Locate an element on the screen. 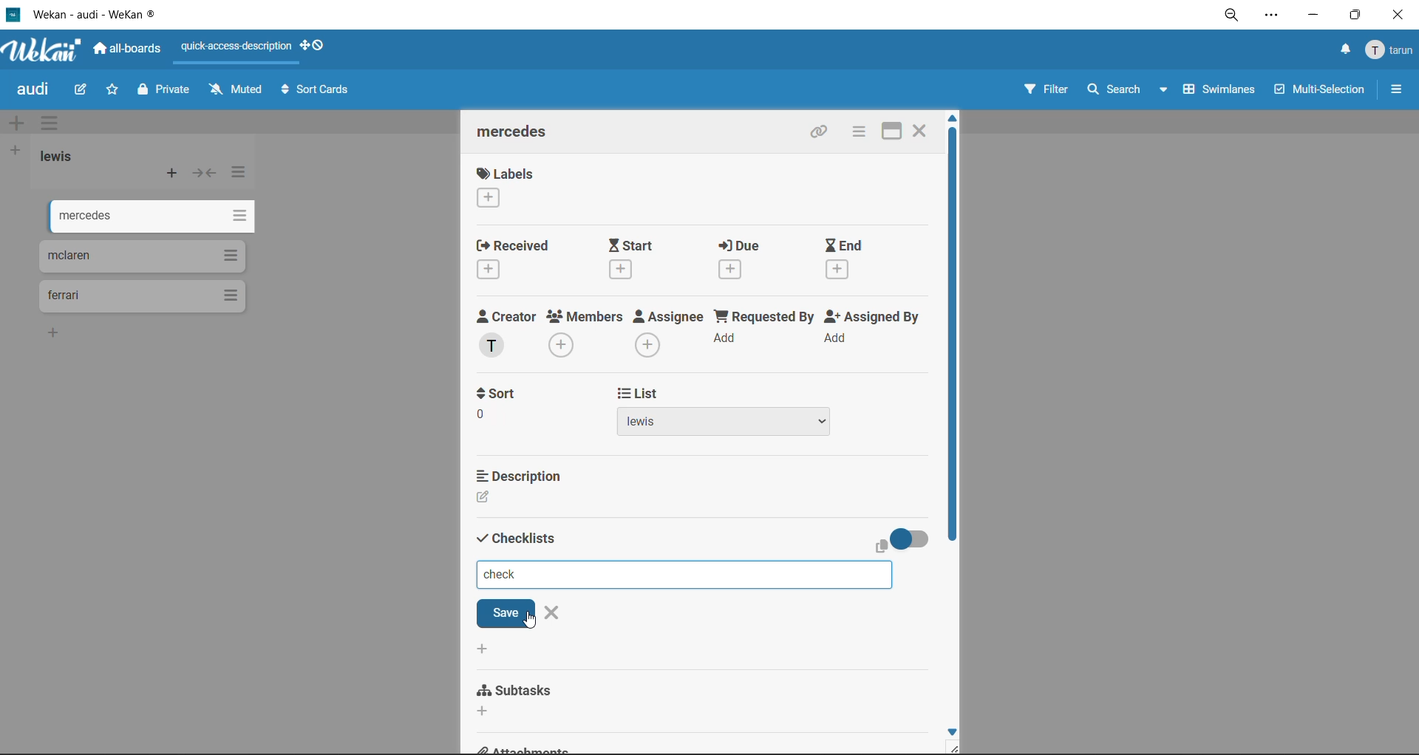  add card is located at coordinates (173, 177).